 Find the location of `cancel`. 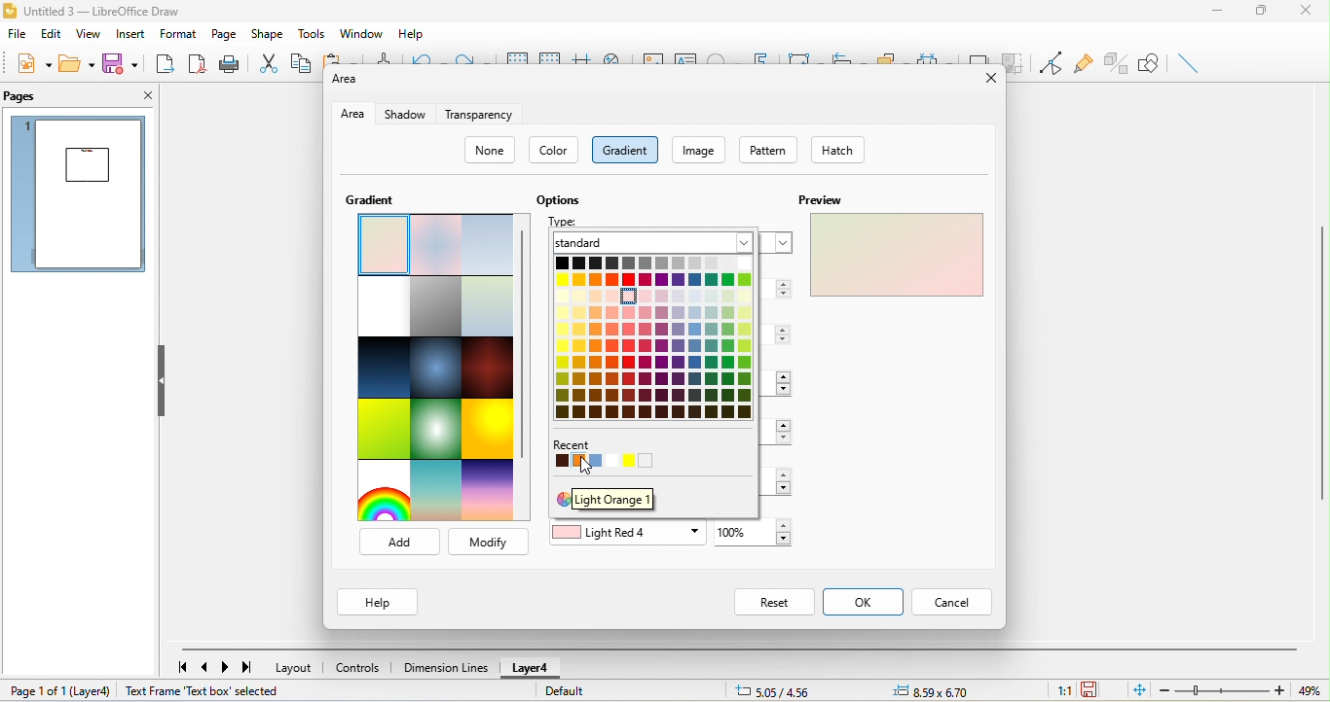

cancel is located at coordinates (951, 603).